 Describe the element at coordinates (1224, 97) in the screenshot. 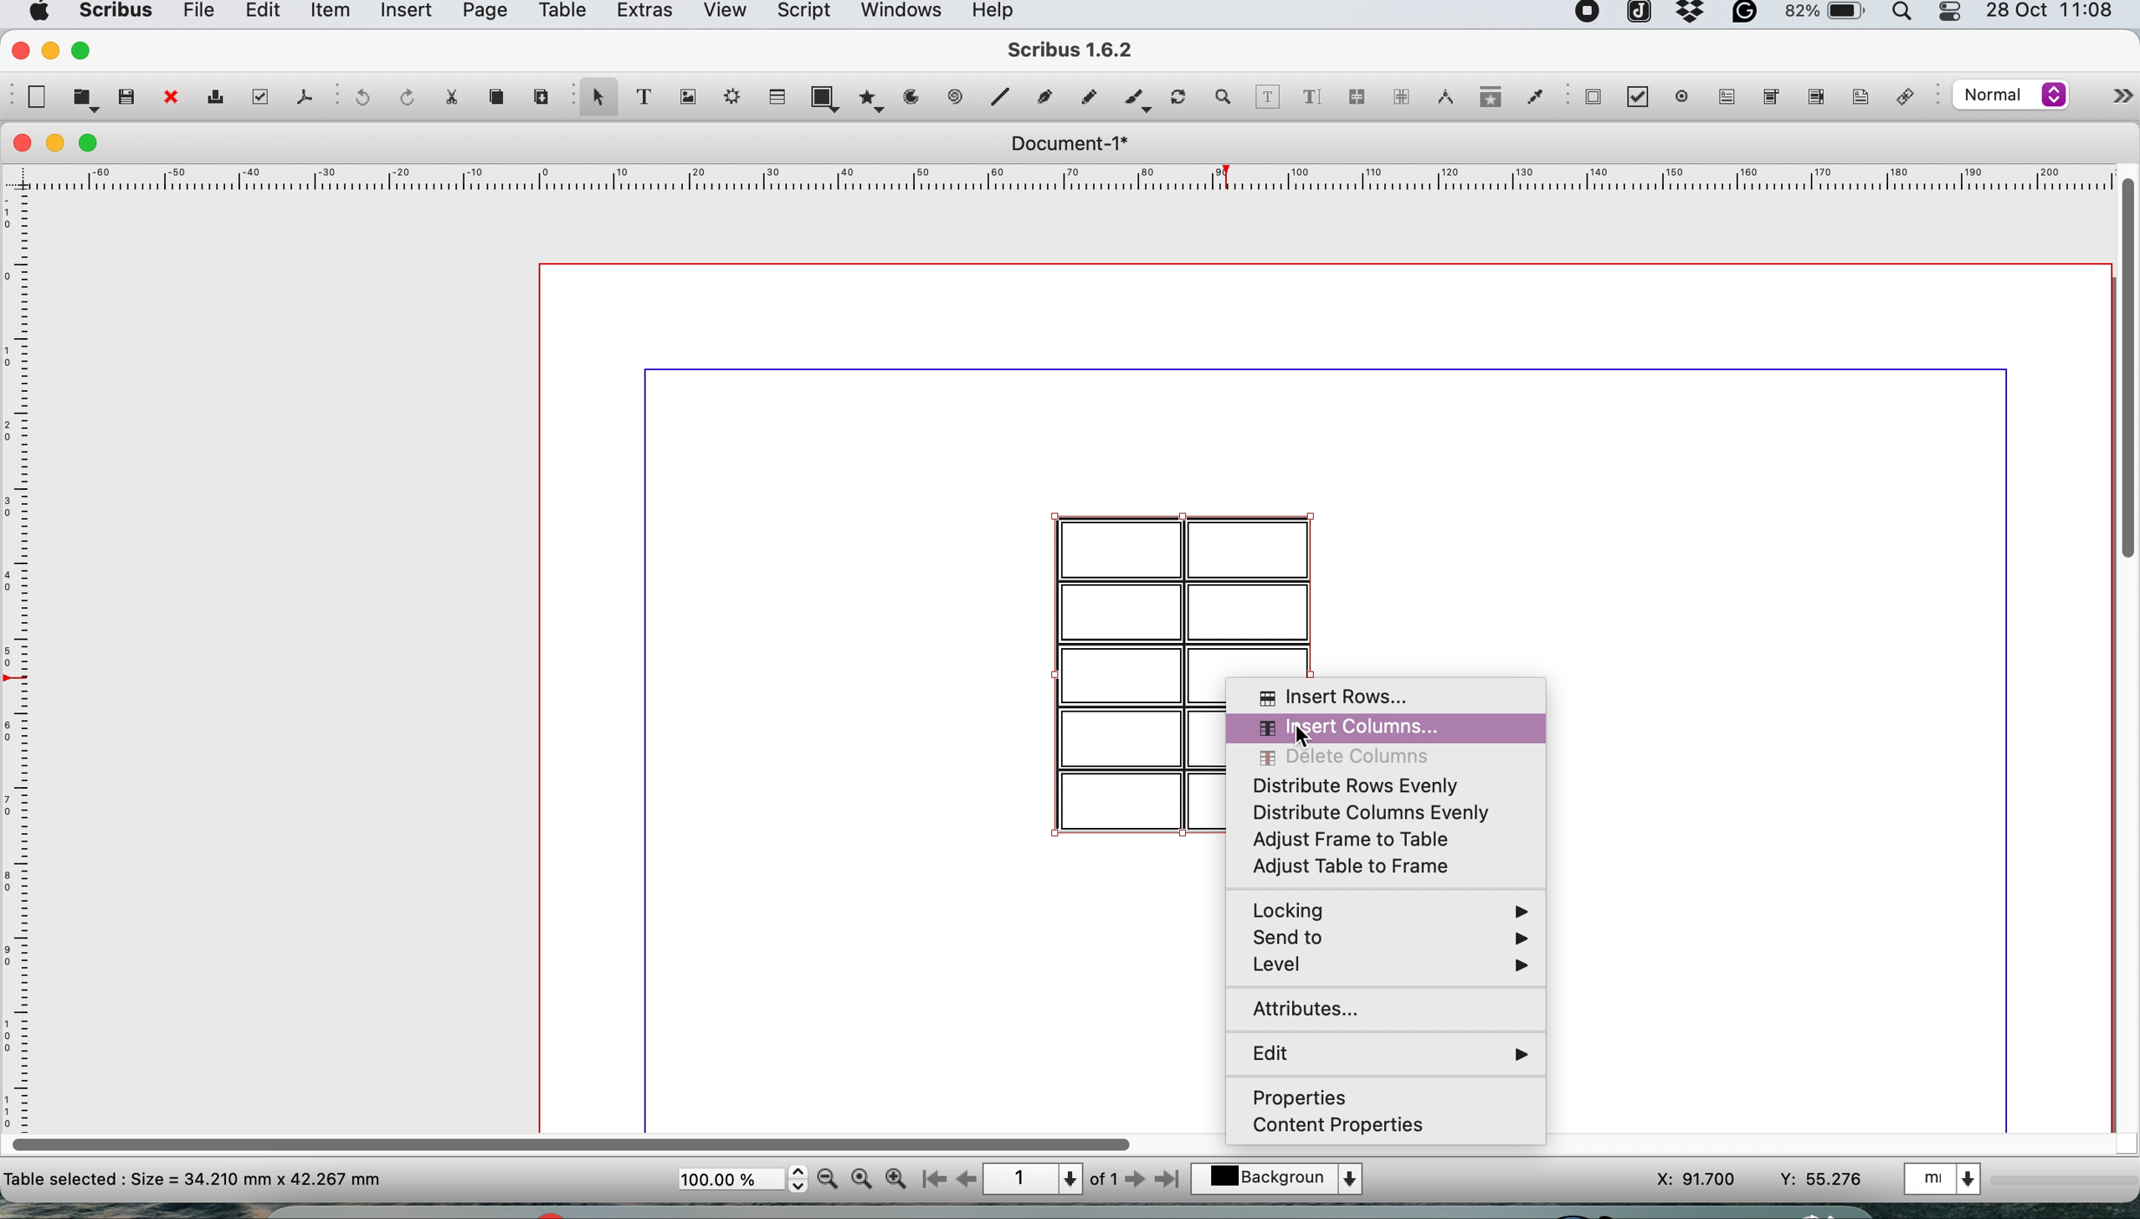

I see `zoom in and out` at that location.